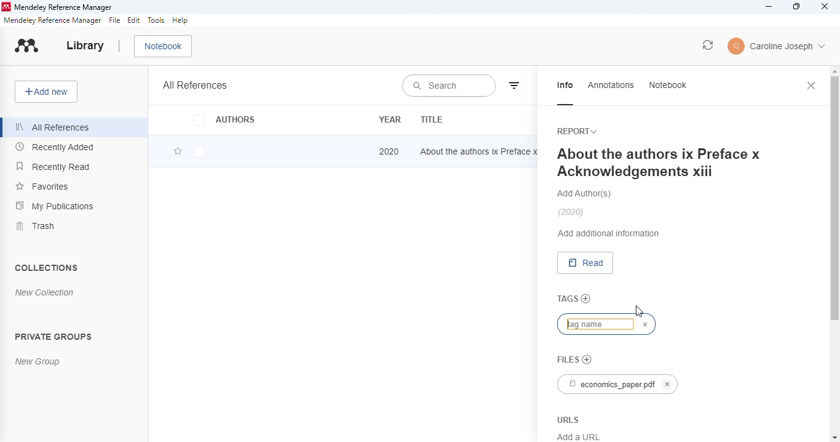 Image resolution: width=840 pixels, height=442 pixels. What do you see at coordinates (798, 7) in the screenshot?
I see `maximize` at bounding box center [798, 7].